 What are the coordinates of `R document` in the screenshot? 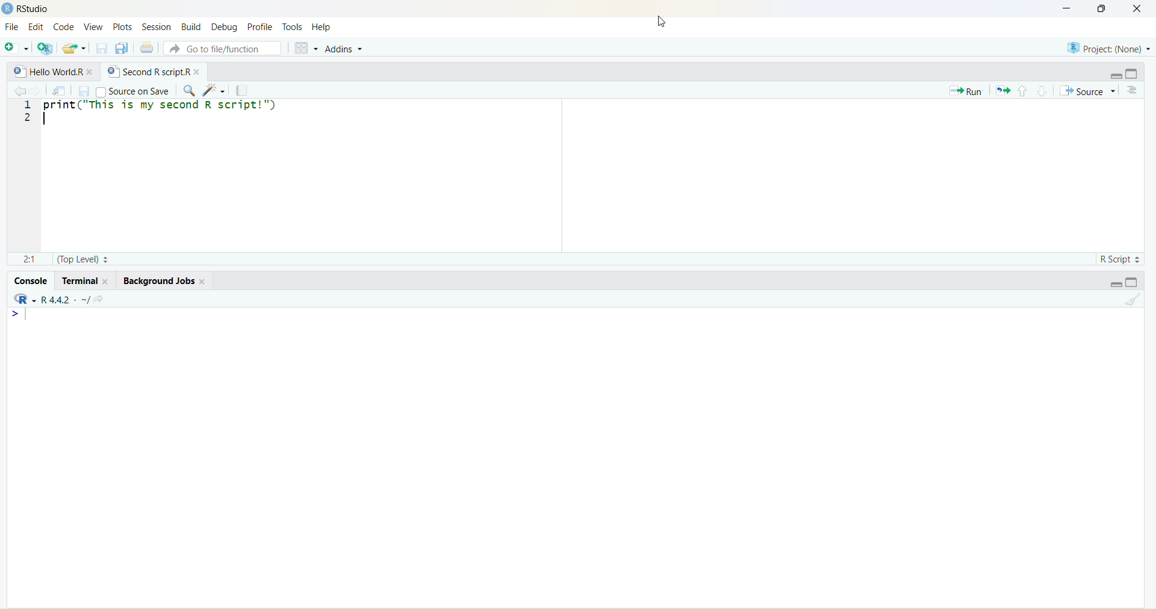 It's located at (20, 72).